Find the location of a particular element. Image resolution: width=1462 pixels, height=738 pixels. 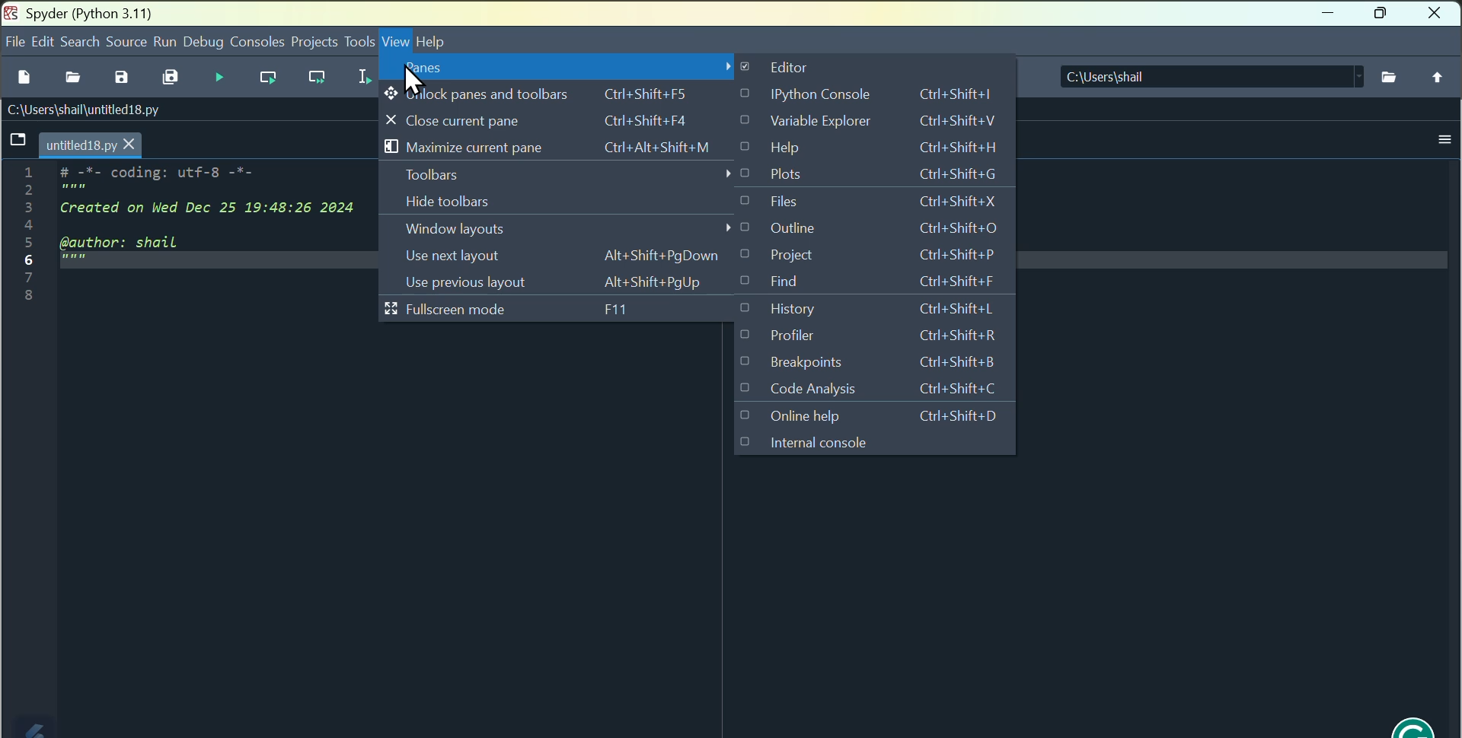

View is located at coordinates (396, 43).